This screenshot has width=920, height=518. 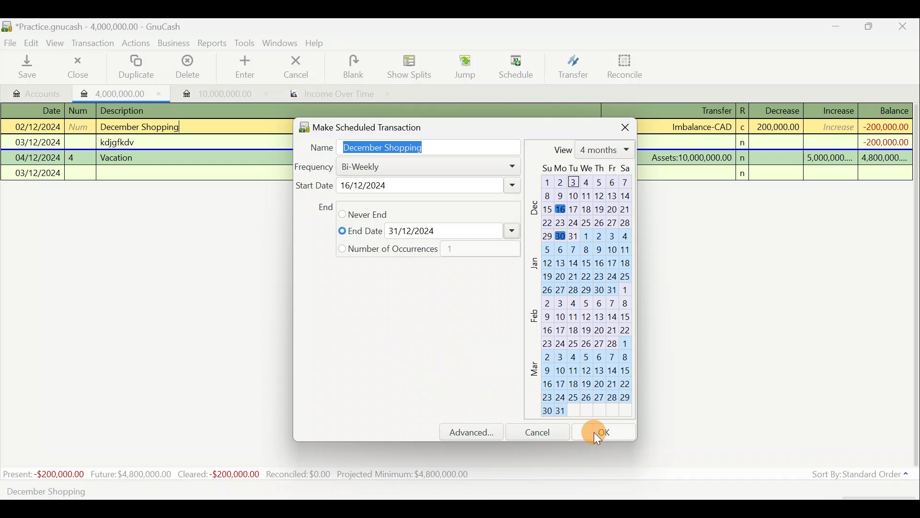 What do you see at coordinates (134, 68) in the screenshot?
I see `Duplicate` at bounding box center [134, 68].